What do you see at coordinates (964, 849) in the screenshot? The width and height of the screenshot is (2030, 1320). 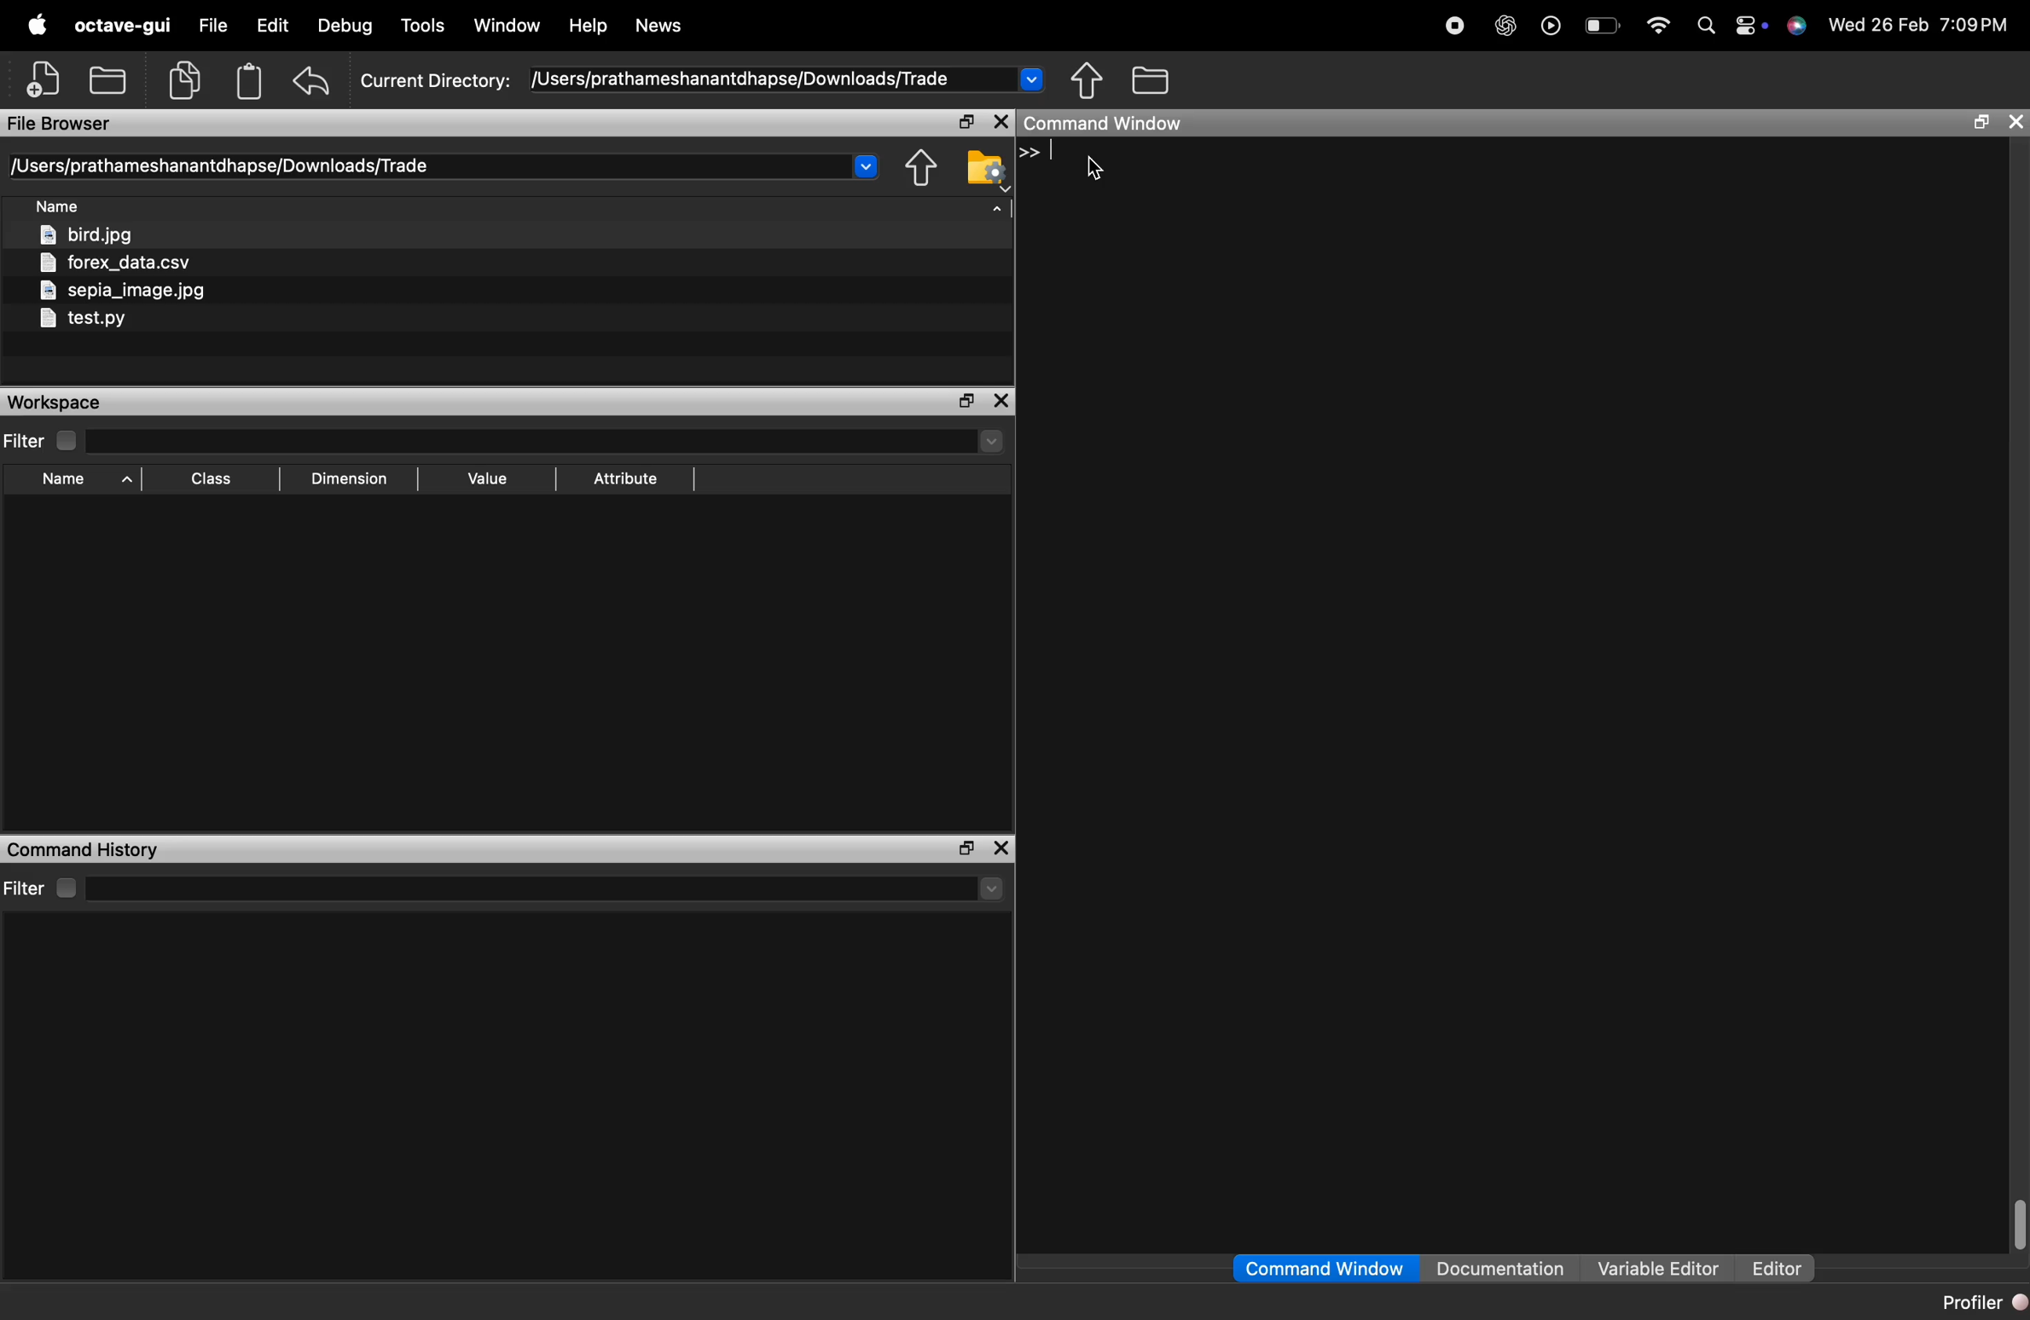 I see `maximize` at bounding box center [964, 849].